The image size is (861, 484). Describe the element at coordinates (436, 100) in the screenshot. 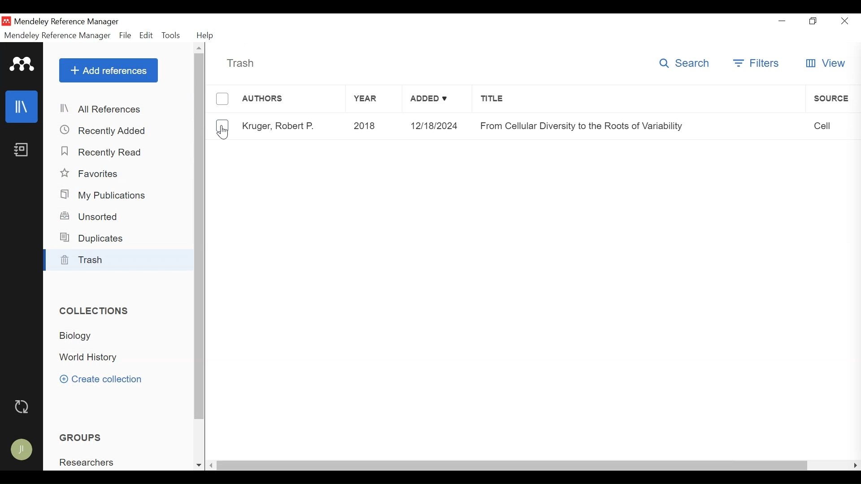

I see `Added` at that location.